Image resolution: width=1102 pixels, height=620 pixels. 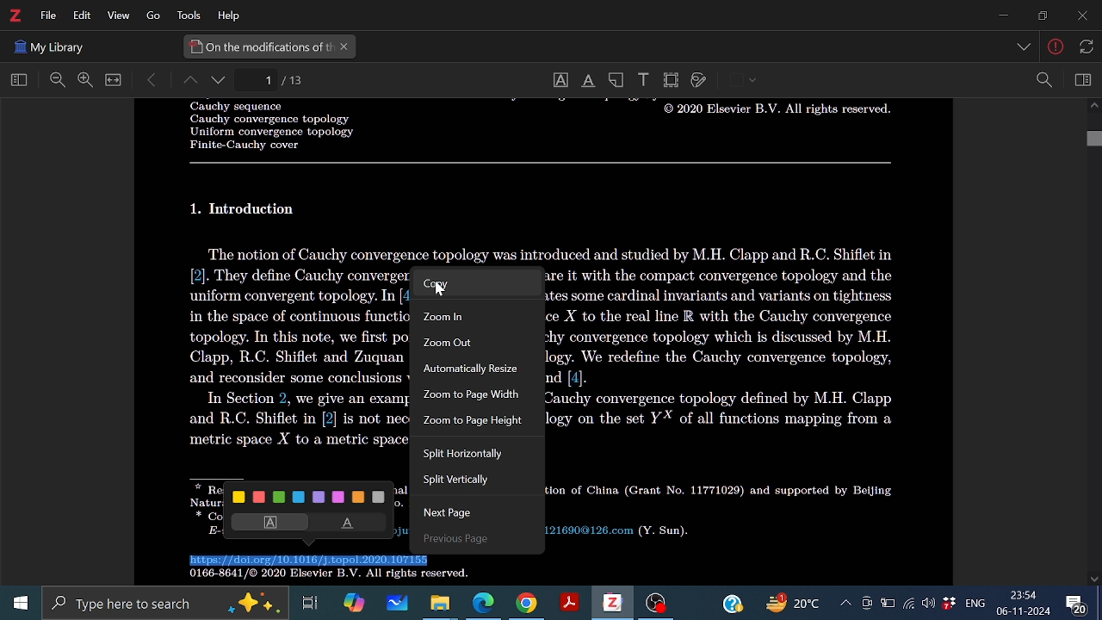 I want to click on , so click(x=49, y=45).